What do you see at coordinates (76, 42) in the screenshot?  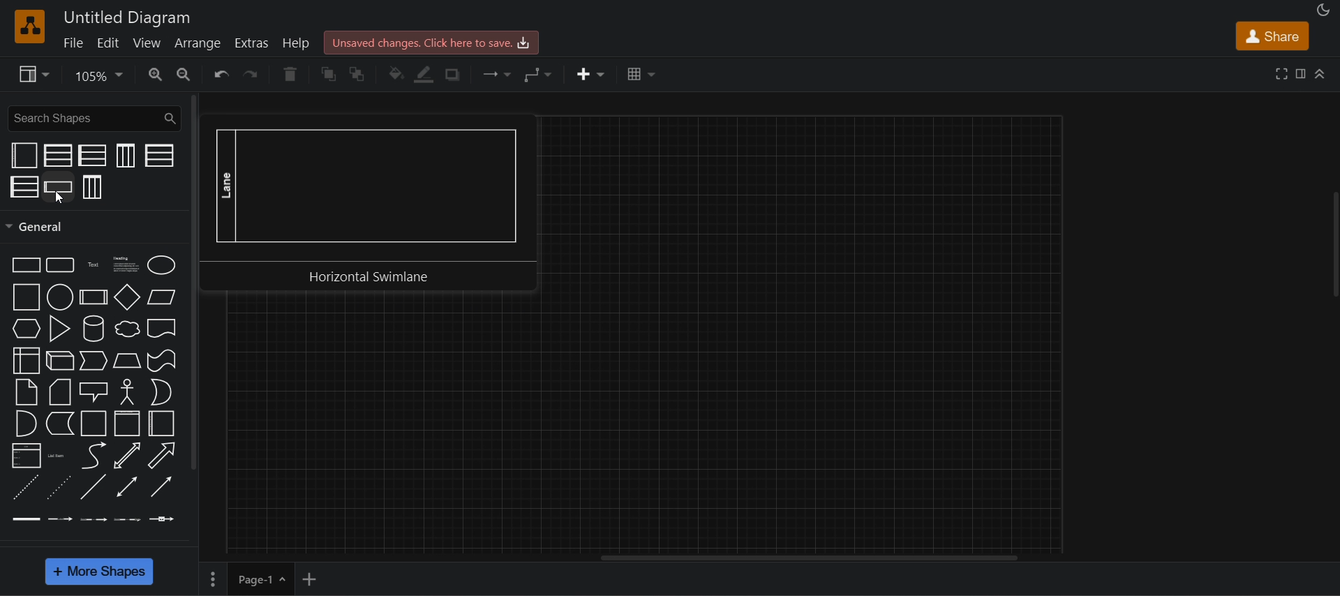 I see `file` at bounding box center [76, 42].